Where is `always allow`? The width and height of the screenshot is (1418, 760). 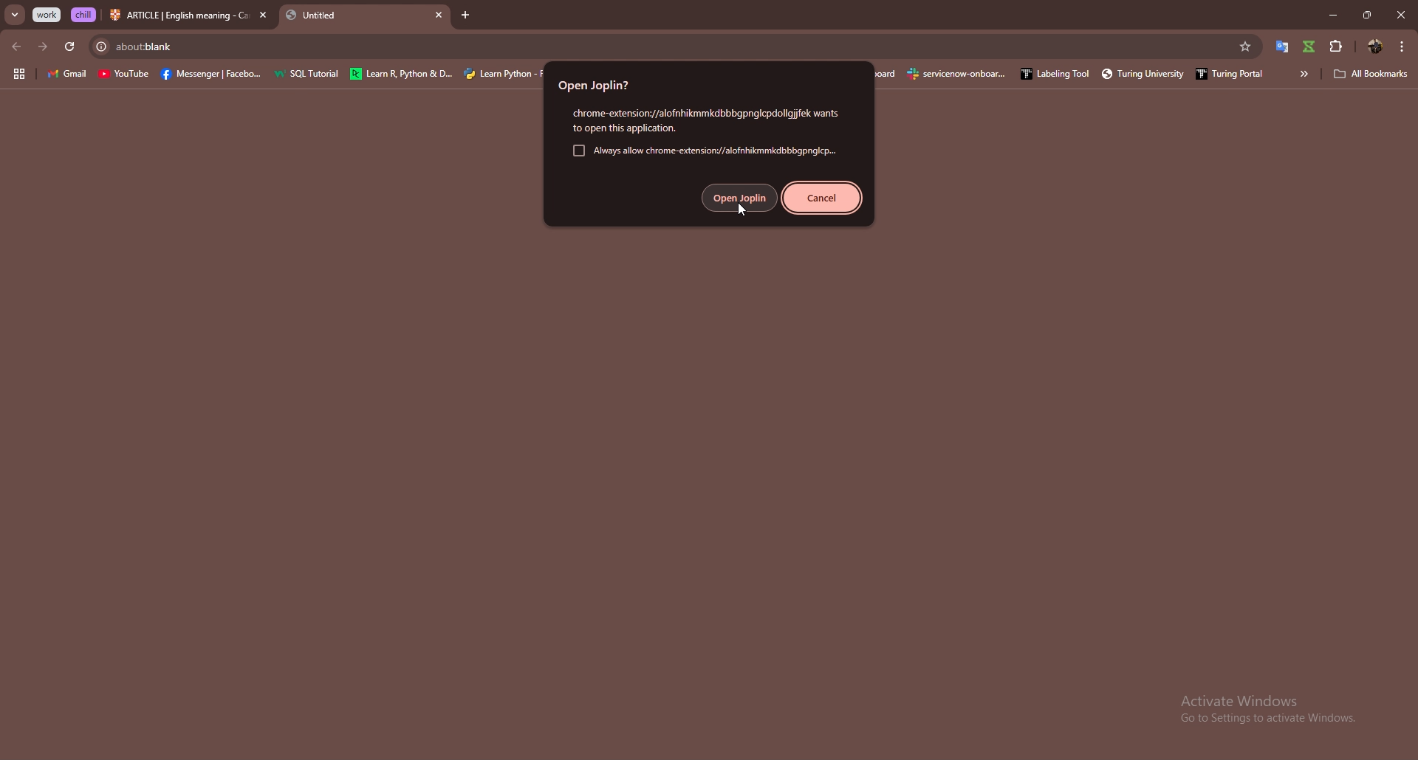
always allow is located at coordinates (702, 151).